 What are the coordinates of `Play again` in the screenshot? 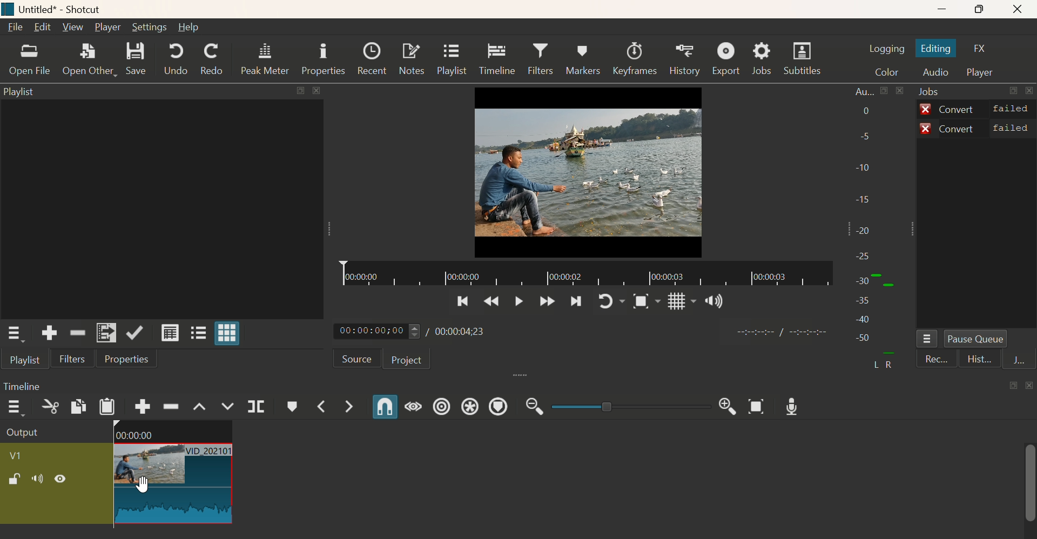 It's located at (612, 301).